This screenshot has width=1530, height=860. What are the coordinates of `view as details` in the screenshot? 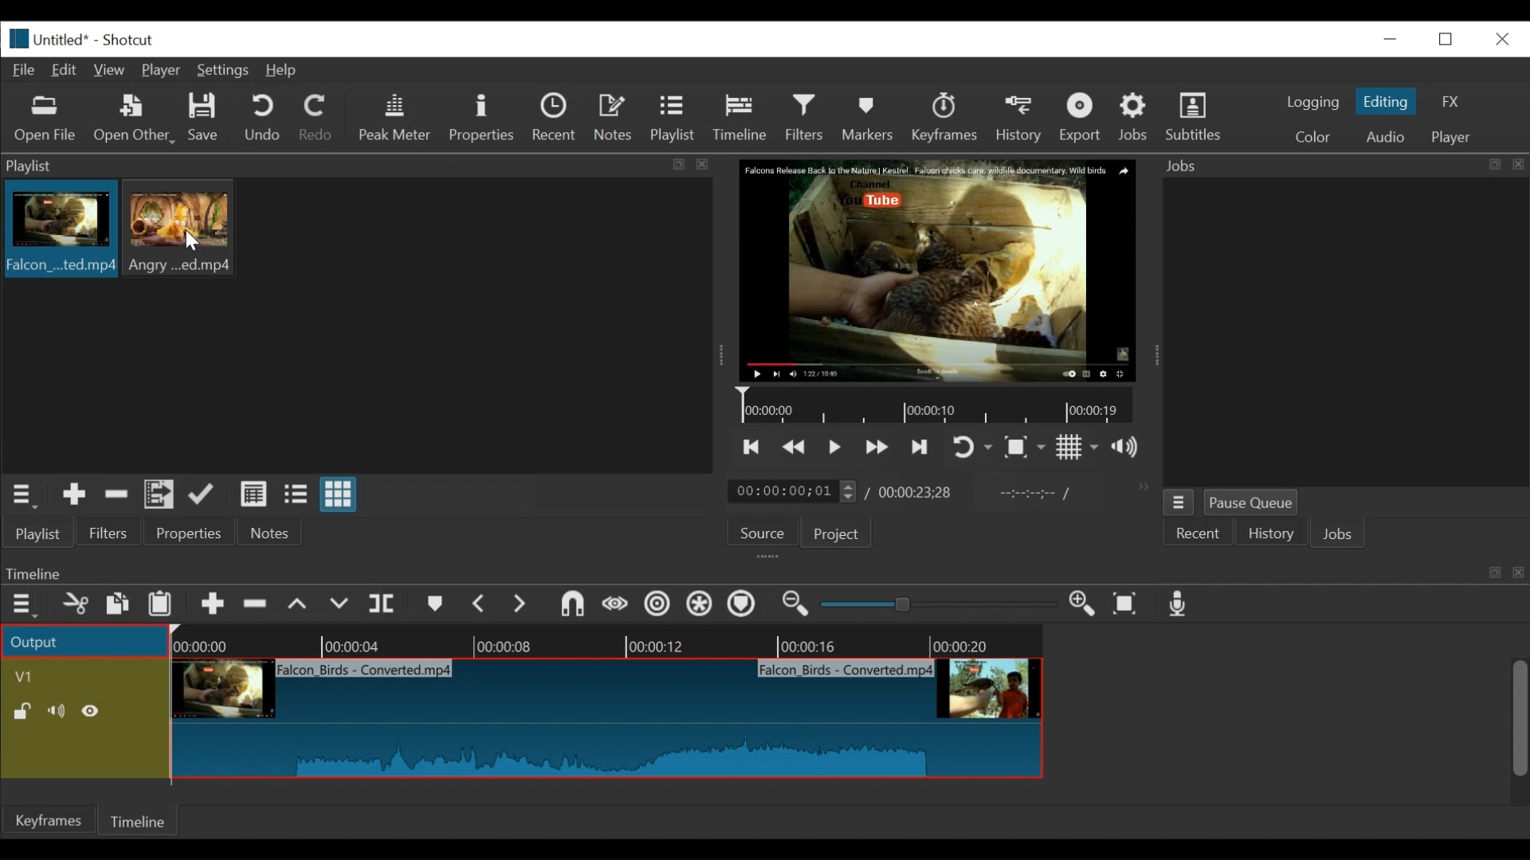 It's located at (254, 494).